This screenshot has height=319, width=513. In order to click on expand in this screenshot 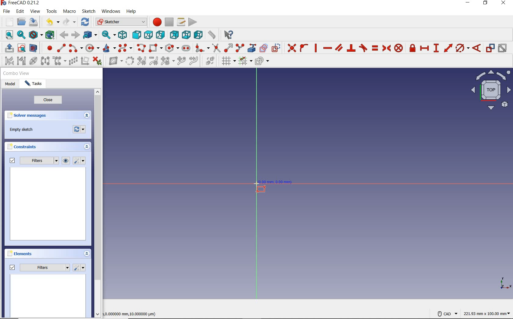, I will do `click(87, 147)`.